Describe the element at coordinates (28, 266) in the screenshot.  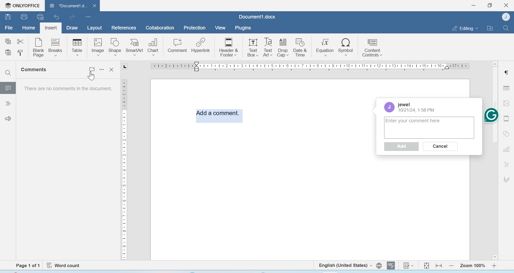
I see `page` at that location.